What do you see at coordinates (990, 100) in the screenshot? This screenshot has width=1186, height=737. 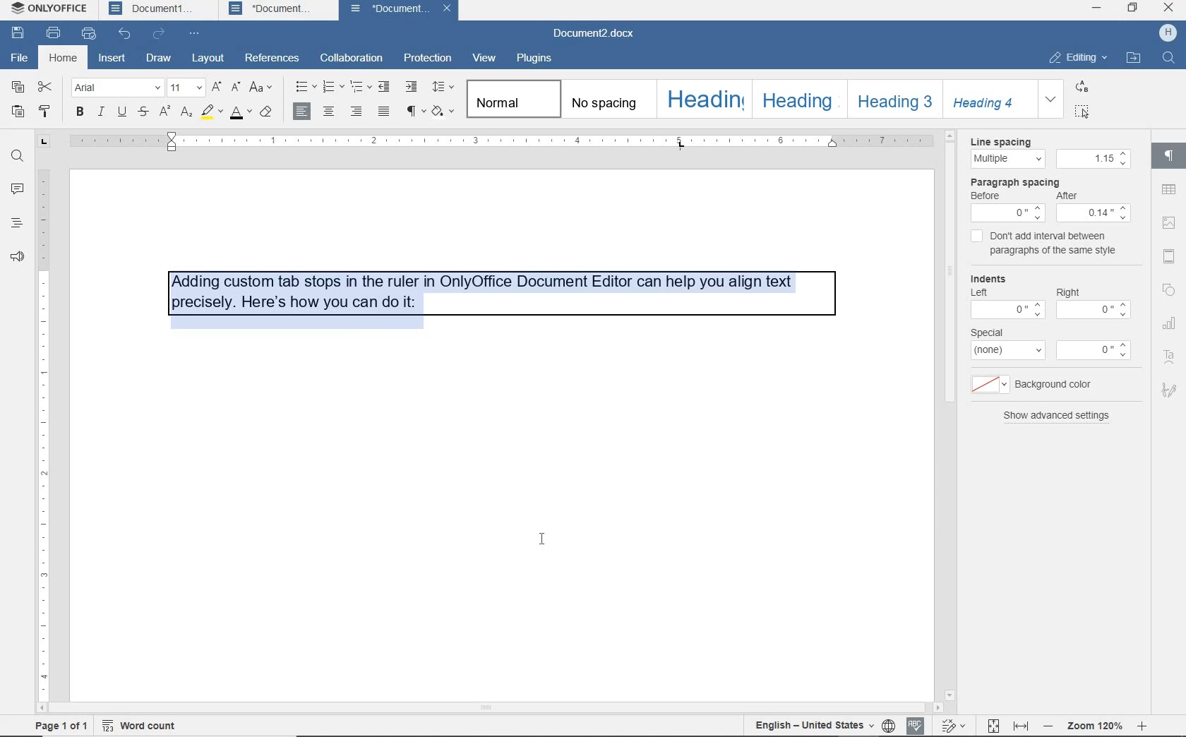 I see `heading 4` at bounding box center [990, 100].